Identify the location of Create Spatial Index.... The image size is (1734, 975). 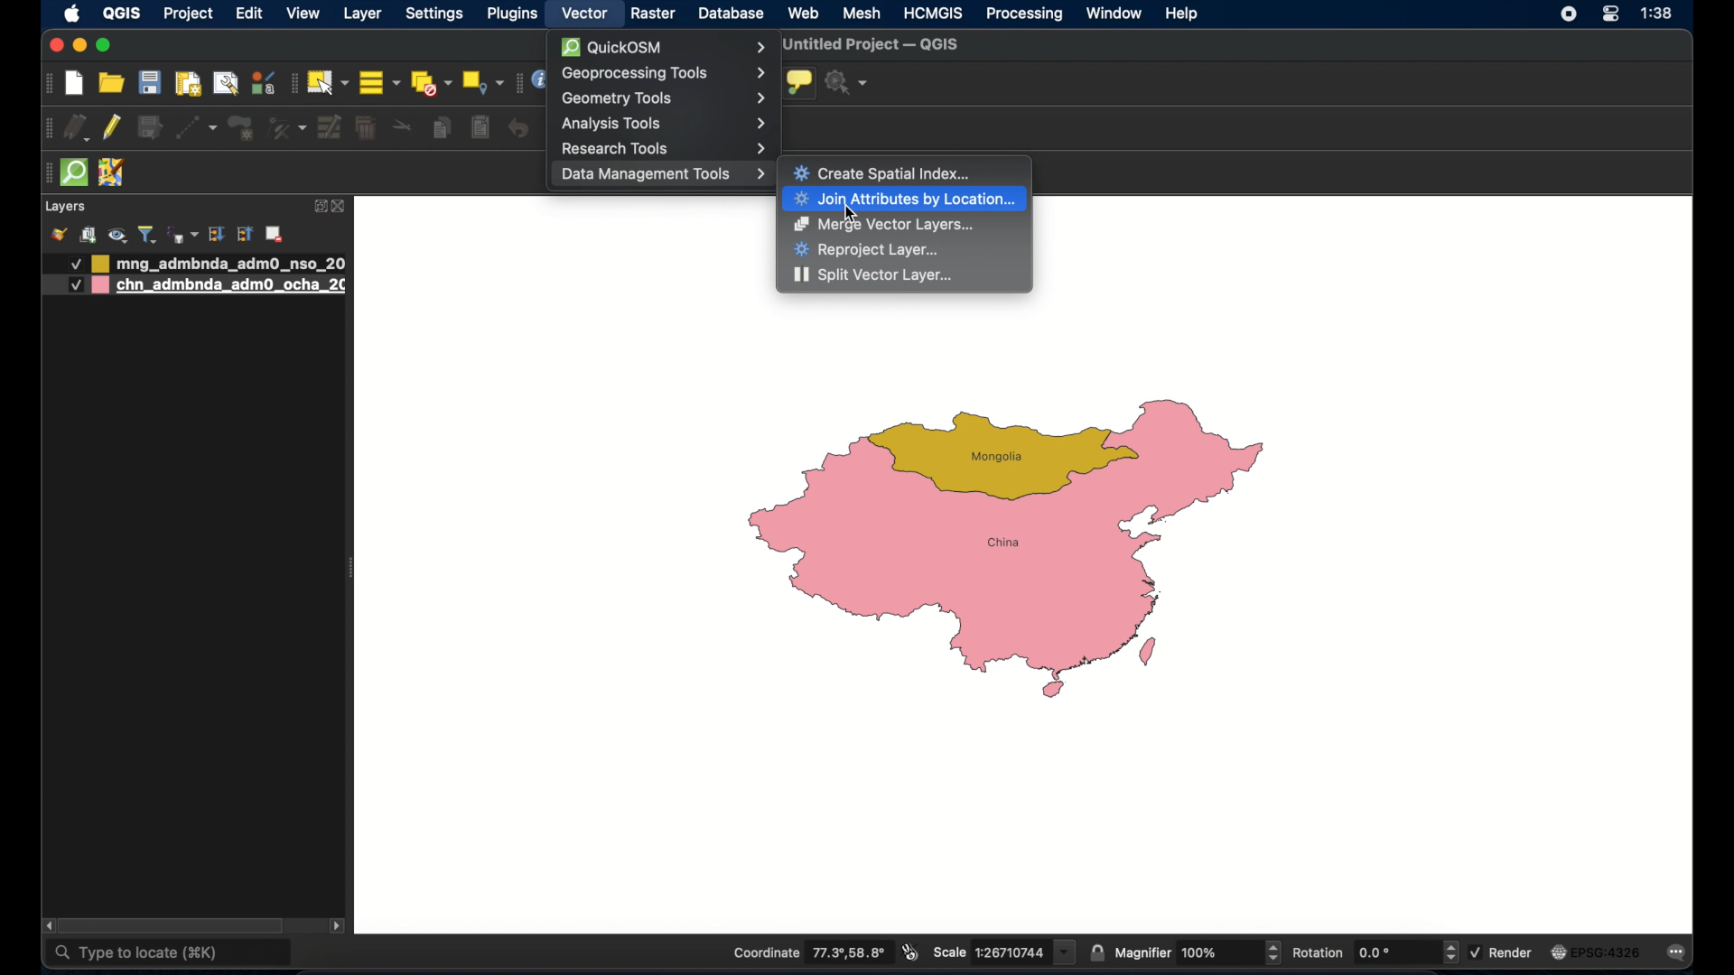
(888, 173).